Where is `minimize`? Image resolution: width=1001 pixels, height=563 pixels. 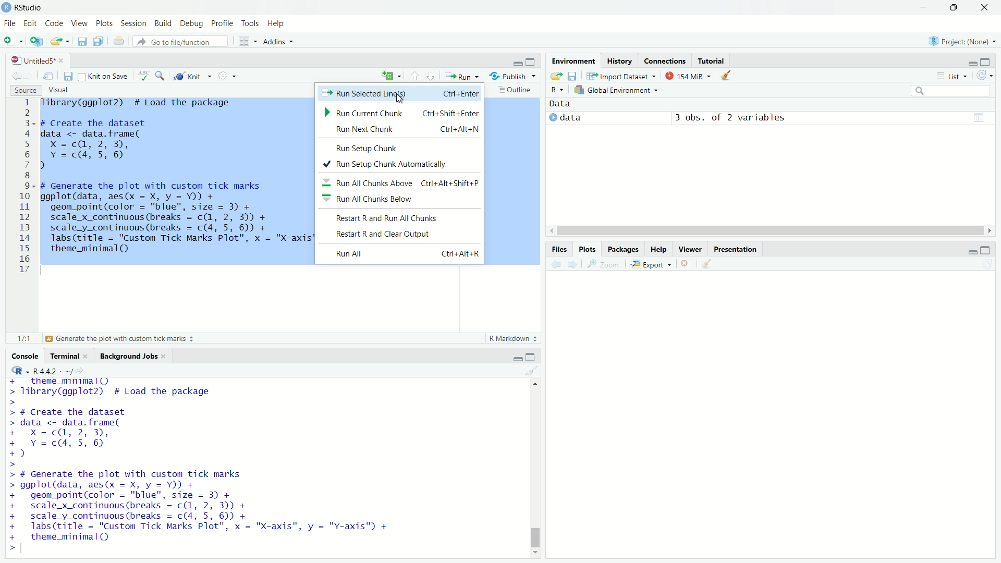
minimize is located at coordinates (511, 356).